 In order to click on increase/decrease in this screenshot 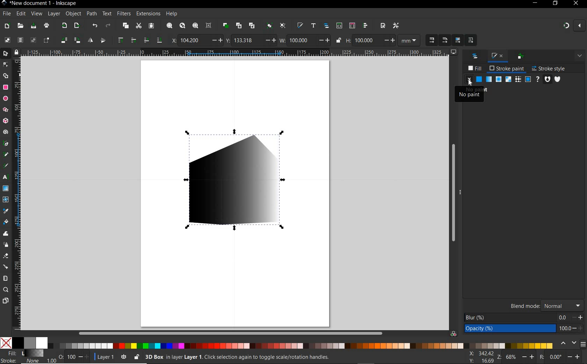, I will do `click(575, 357)`.